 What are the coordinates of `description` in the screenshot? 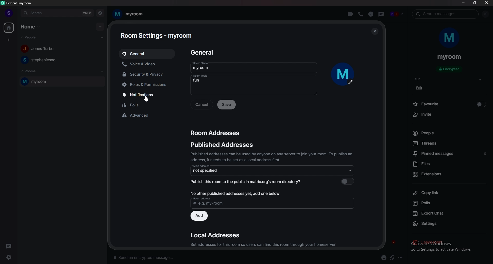 It's located at (263, 245).